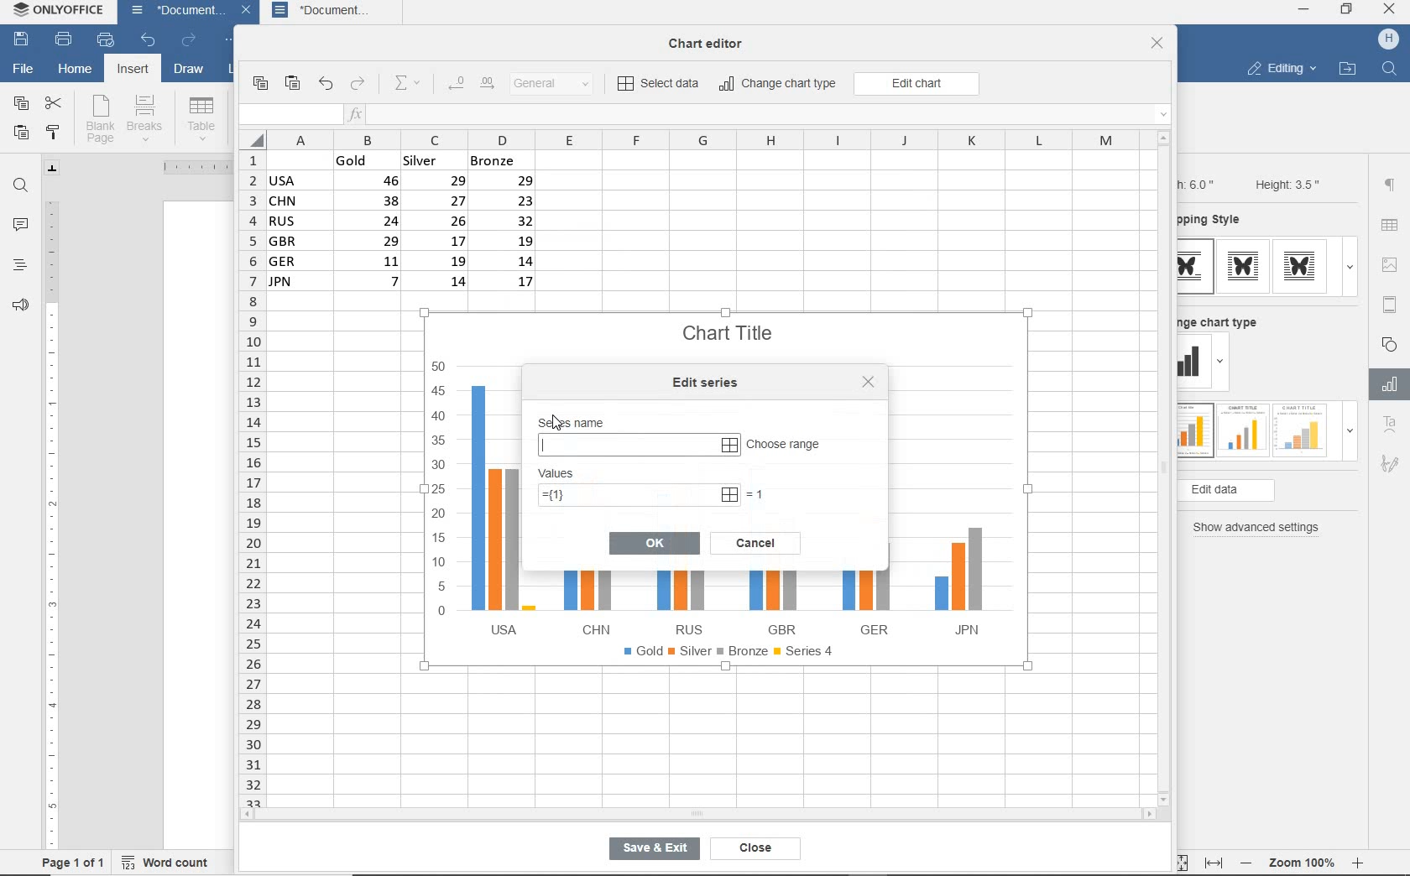  What do you see at coordinates (868, 382) in the screenshot?
I see `lose` at bounding box center [868, 382].